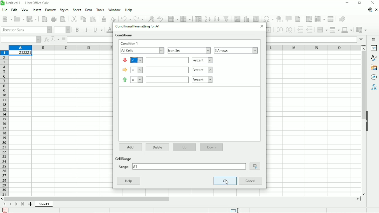  I want to click on Scroll to last sheet, so click(22, 204).